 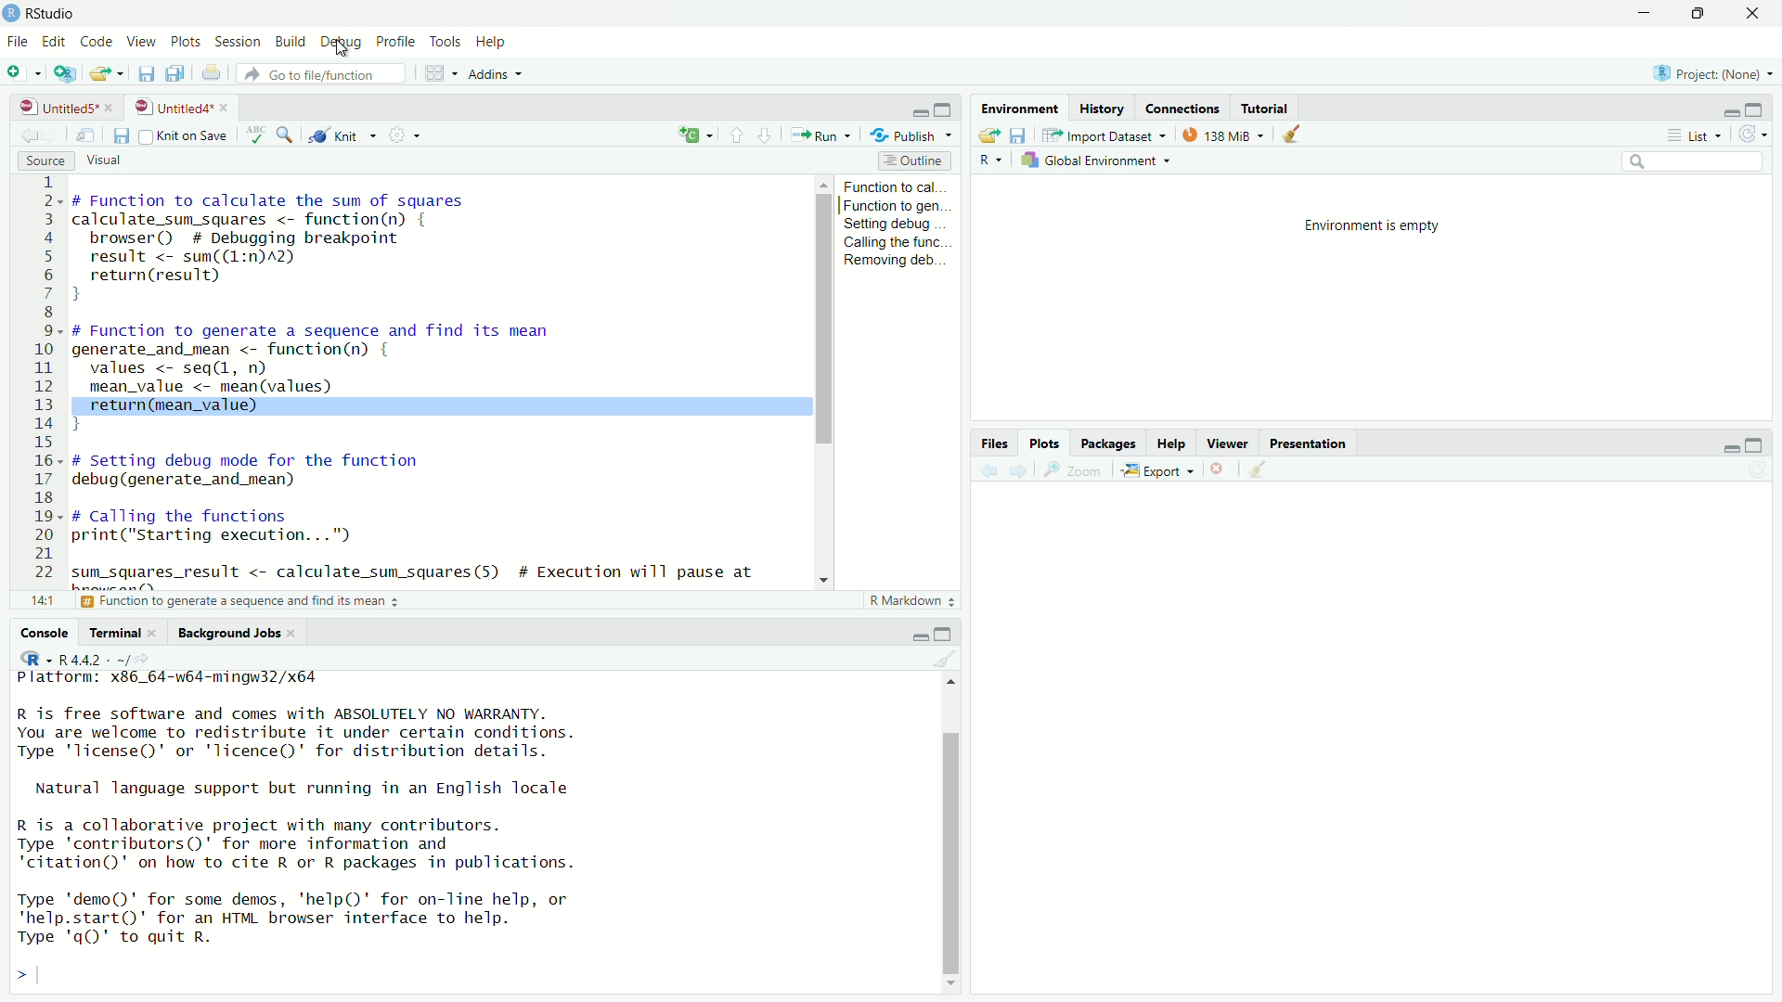 What do you see at coordinates (824, 135) in the screenshot?
I see `run the current line/selection` at bounding box center [824, 135].